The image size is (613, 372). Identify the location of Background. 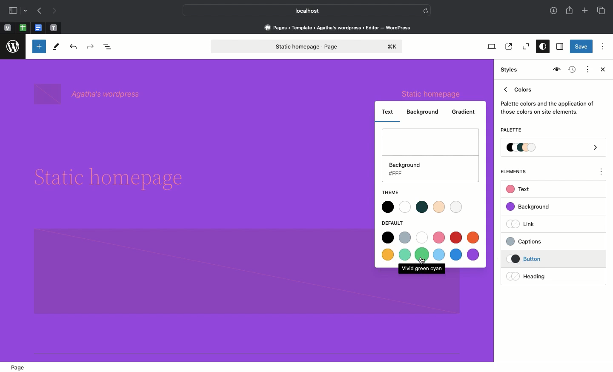
(532, 207).